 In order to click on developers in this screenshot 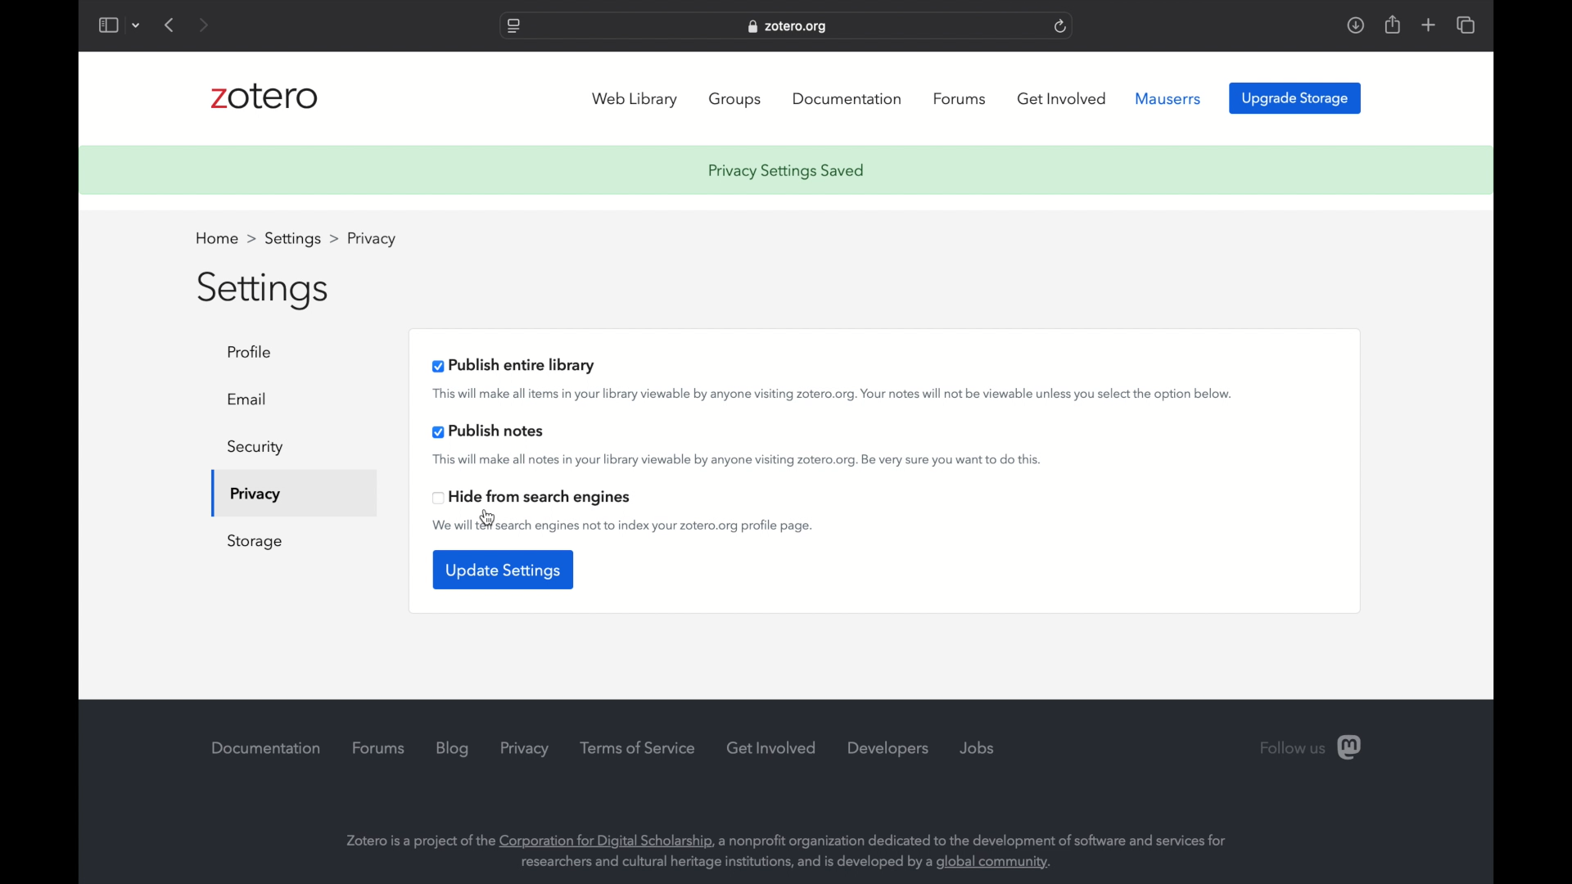, I will do `click(889, 745)`.